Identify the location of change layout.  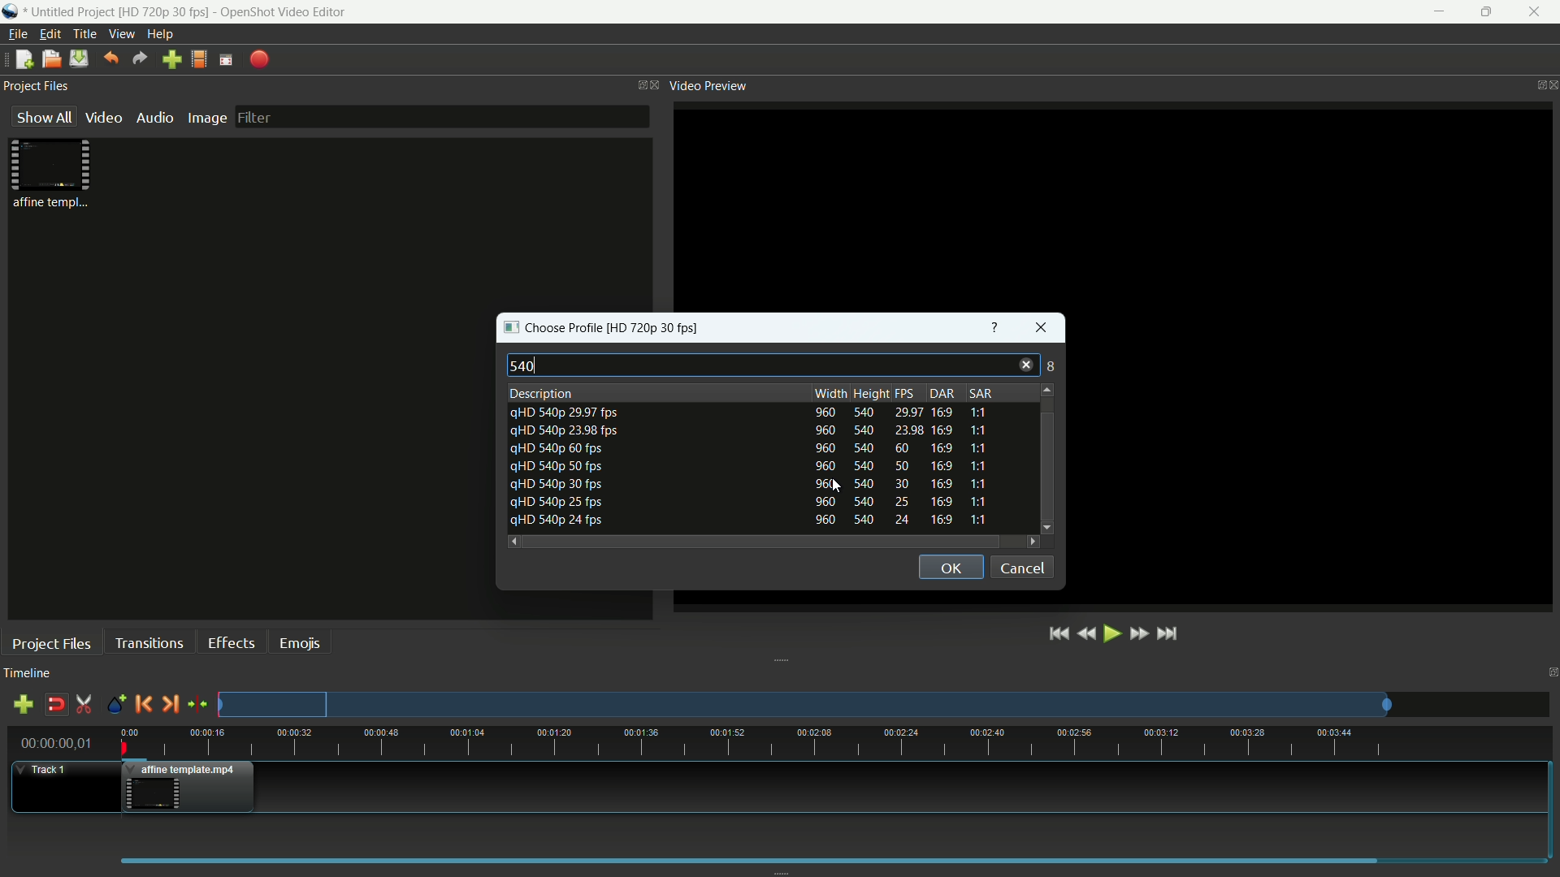
(637, 84).